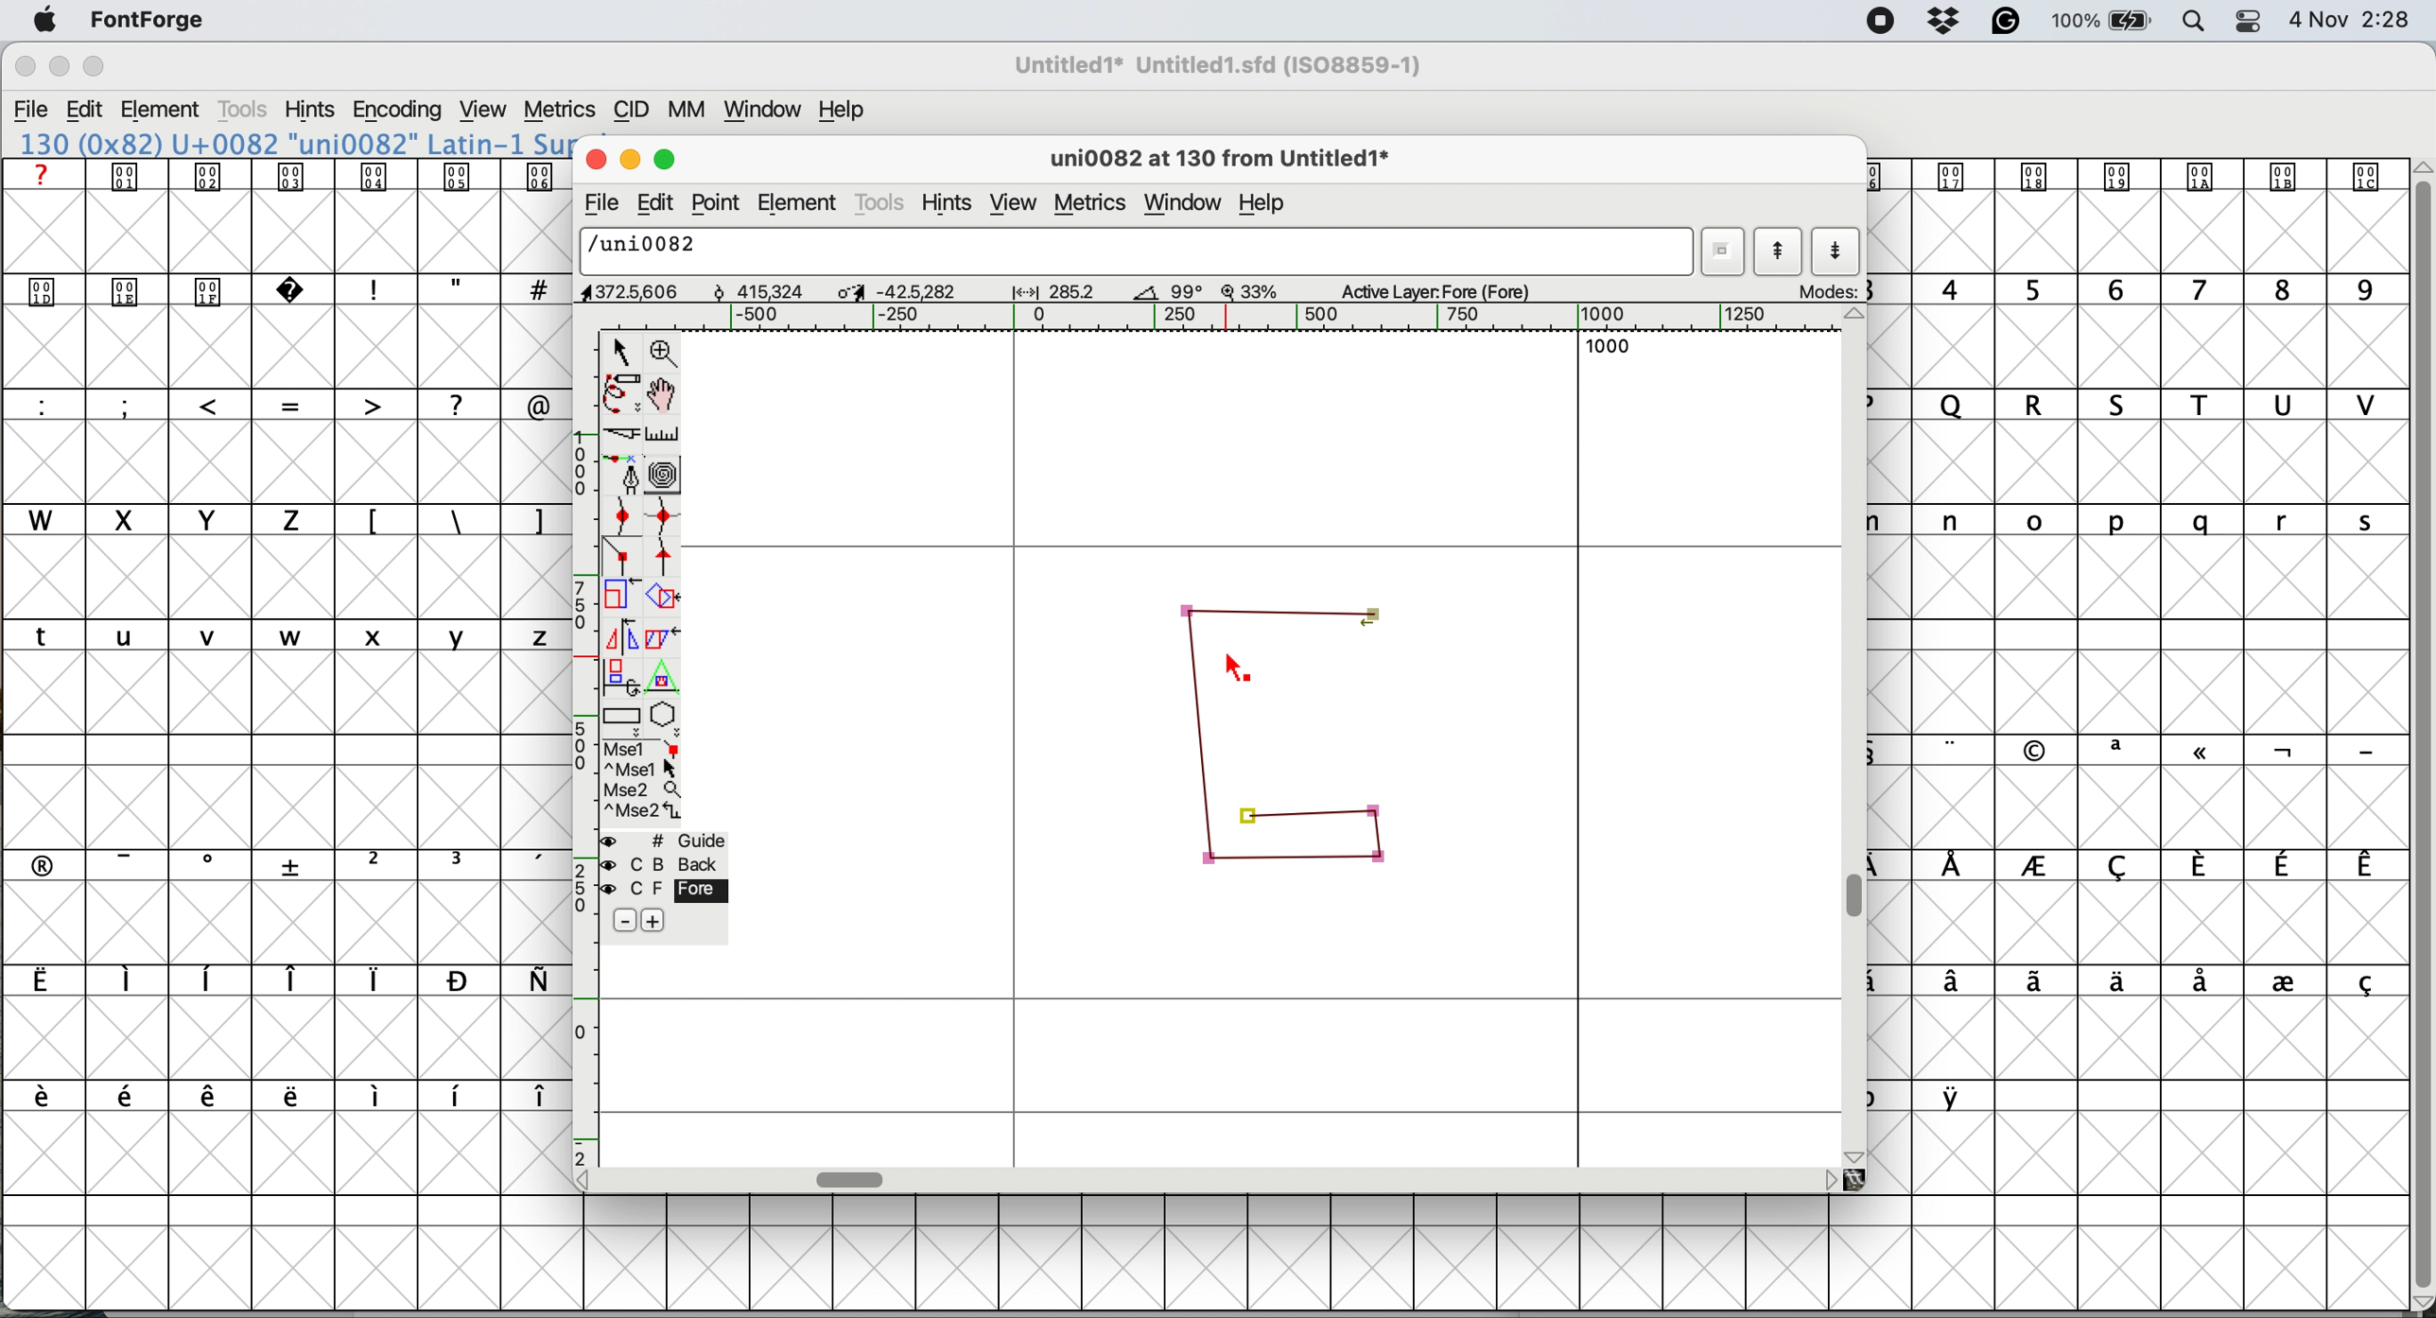  What do you see at coordinates (1247, 318) in the screenshot?
I see `horizontal scale` at bounding box center [1247, 318].